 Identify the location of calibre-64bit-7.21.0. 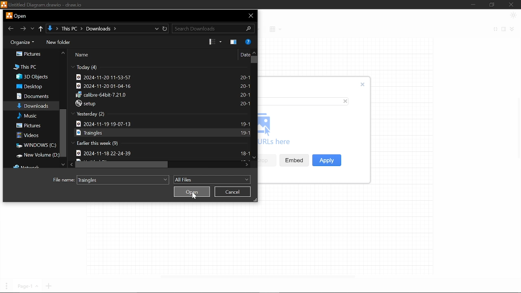
(101, 94).